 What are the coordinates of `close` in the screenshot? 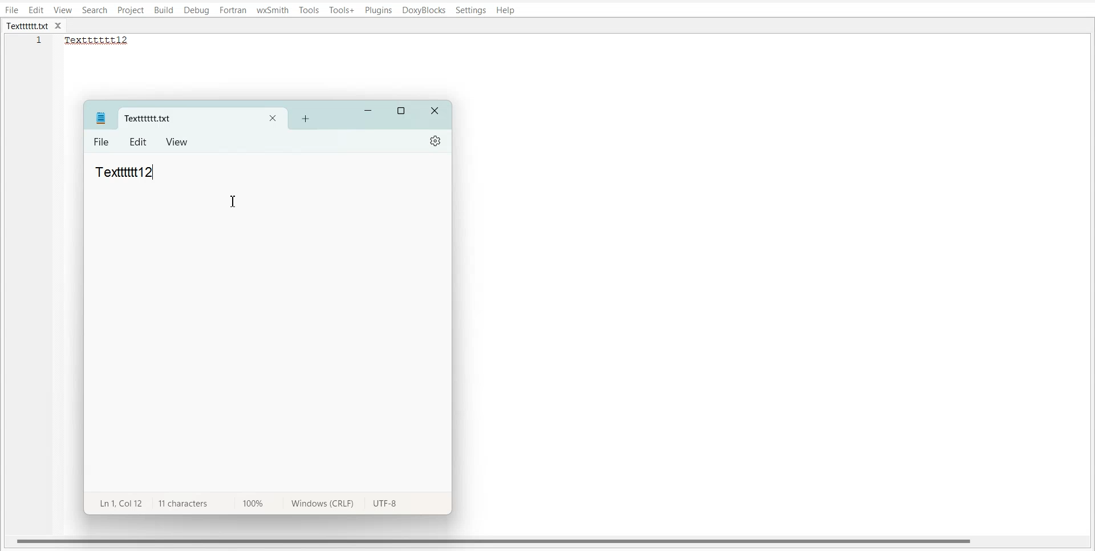 It's located at (61, 26).